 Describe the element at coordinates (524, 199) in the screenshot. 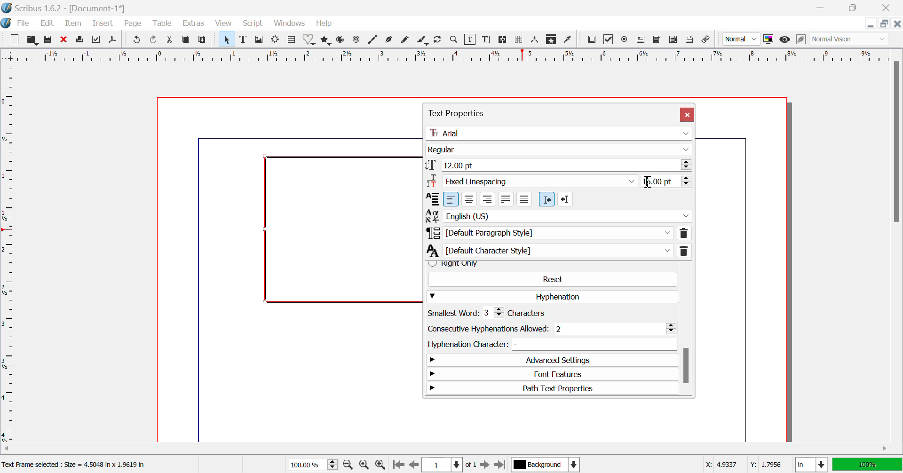

I see `Forced justified` at that location.